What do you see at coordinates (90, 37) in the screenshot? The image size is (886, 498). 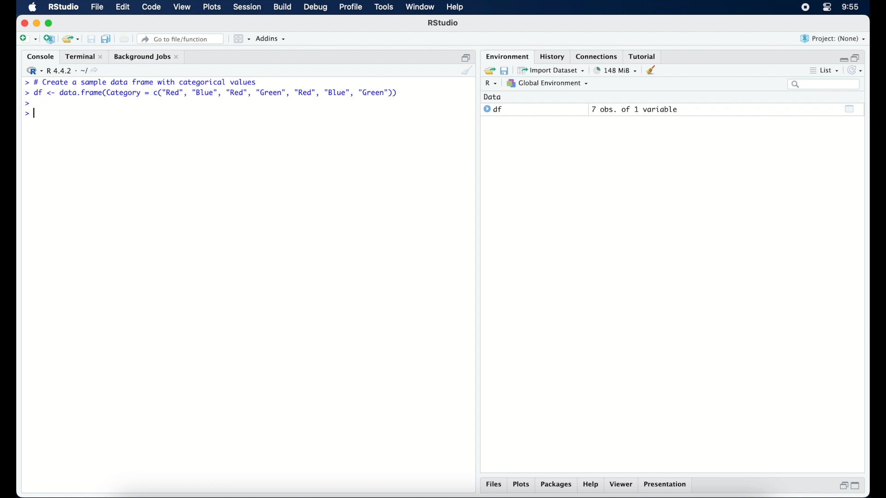 I see `save` at bounding box center [90, 37].